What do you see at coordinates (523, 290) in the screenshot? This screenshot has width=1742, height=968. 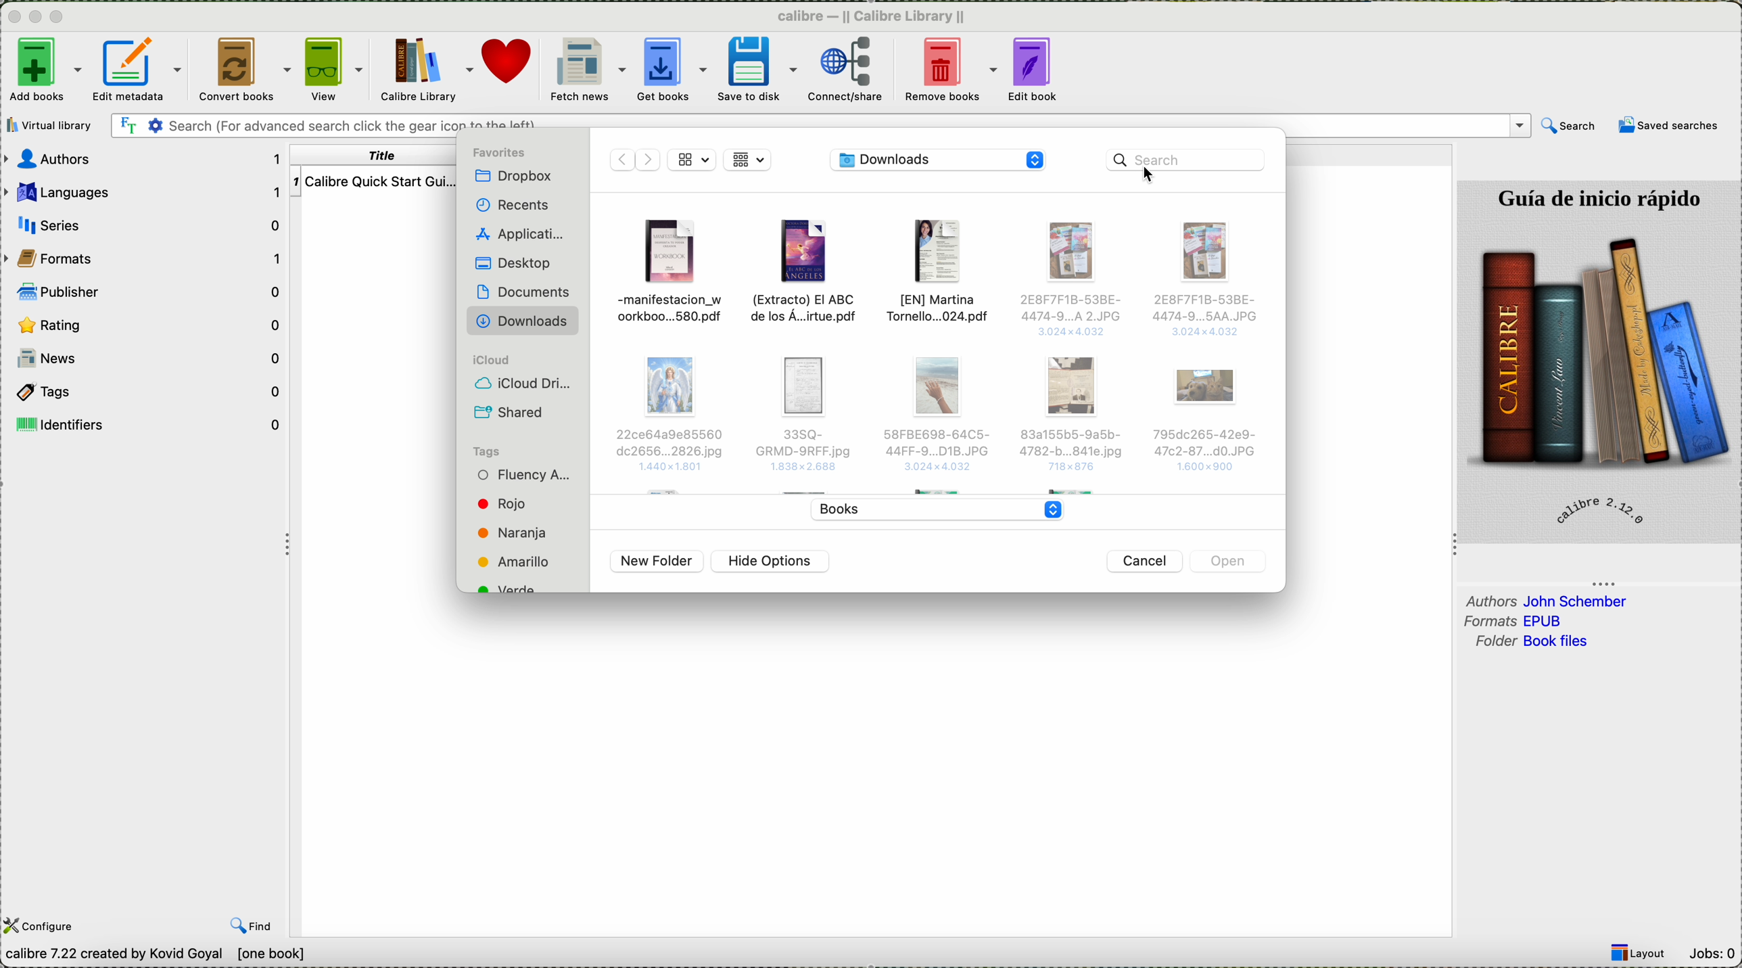 I see `documents` at bounding box center [523, 290].